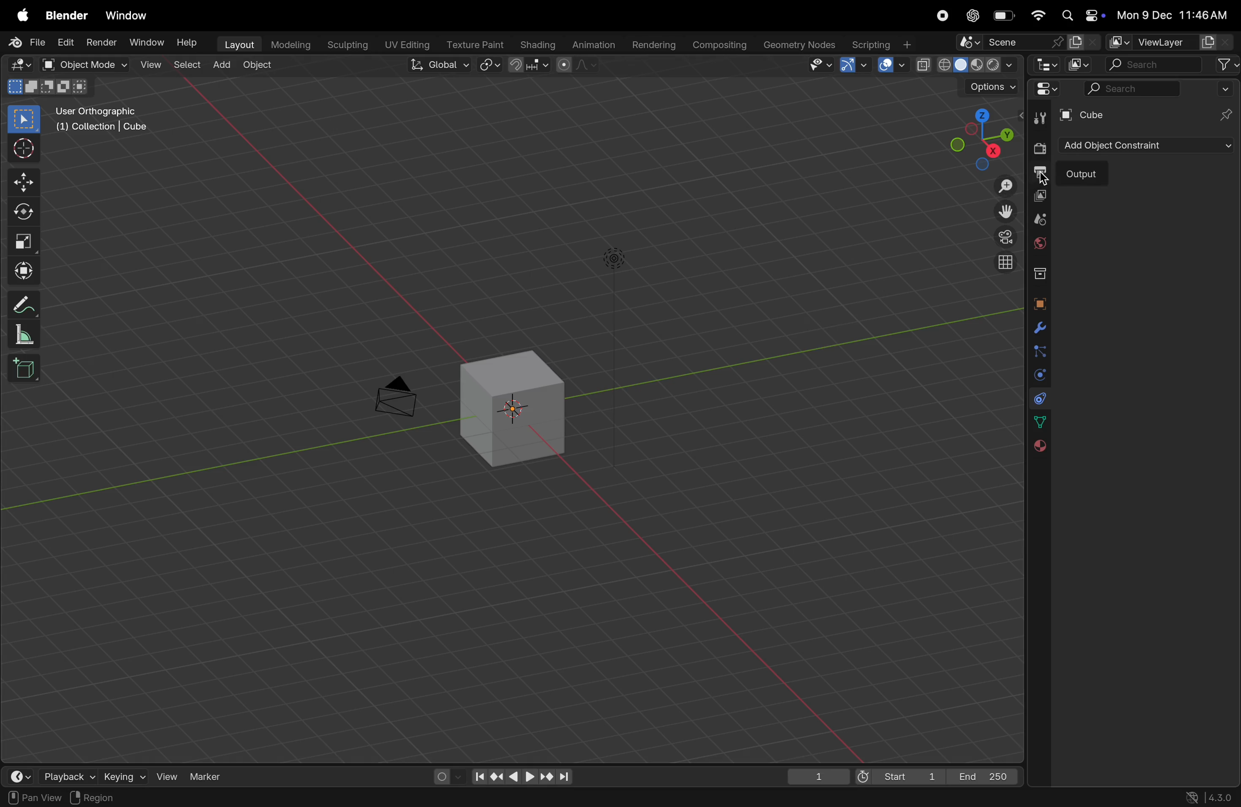  Describe the element at coordinates (23, 334) in the screenshot. I see `measure` at that location.